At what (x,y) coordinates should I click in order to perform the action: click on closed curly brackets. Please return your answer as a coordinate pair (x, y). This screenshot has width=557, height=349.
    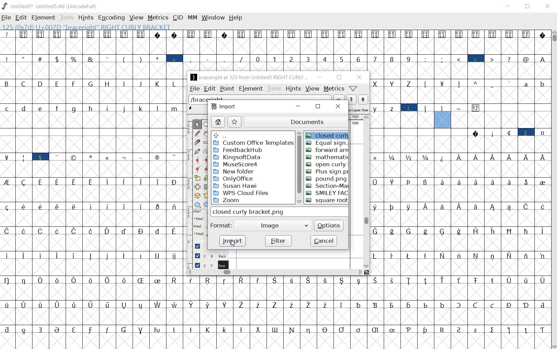
    Looking at the image, I should click on (280, 212).